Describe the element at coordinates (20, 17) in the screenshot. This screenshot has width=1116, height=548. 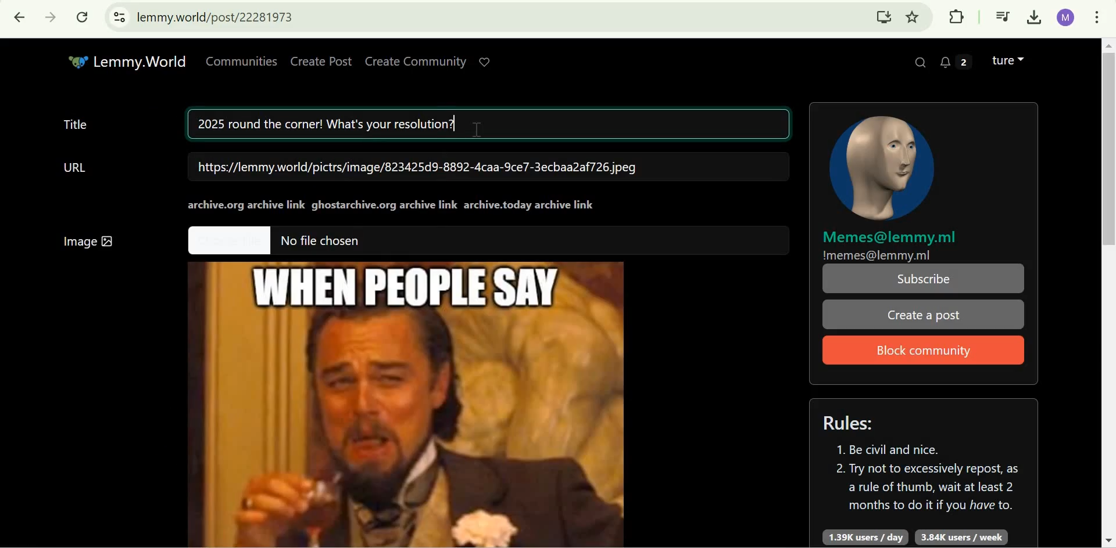
I see `Click to go back, hold to see history` at that location.